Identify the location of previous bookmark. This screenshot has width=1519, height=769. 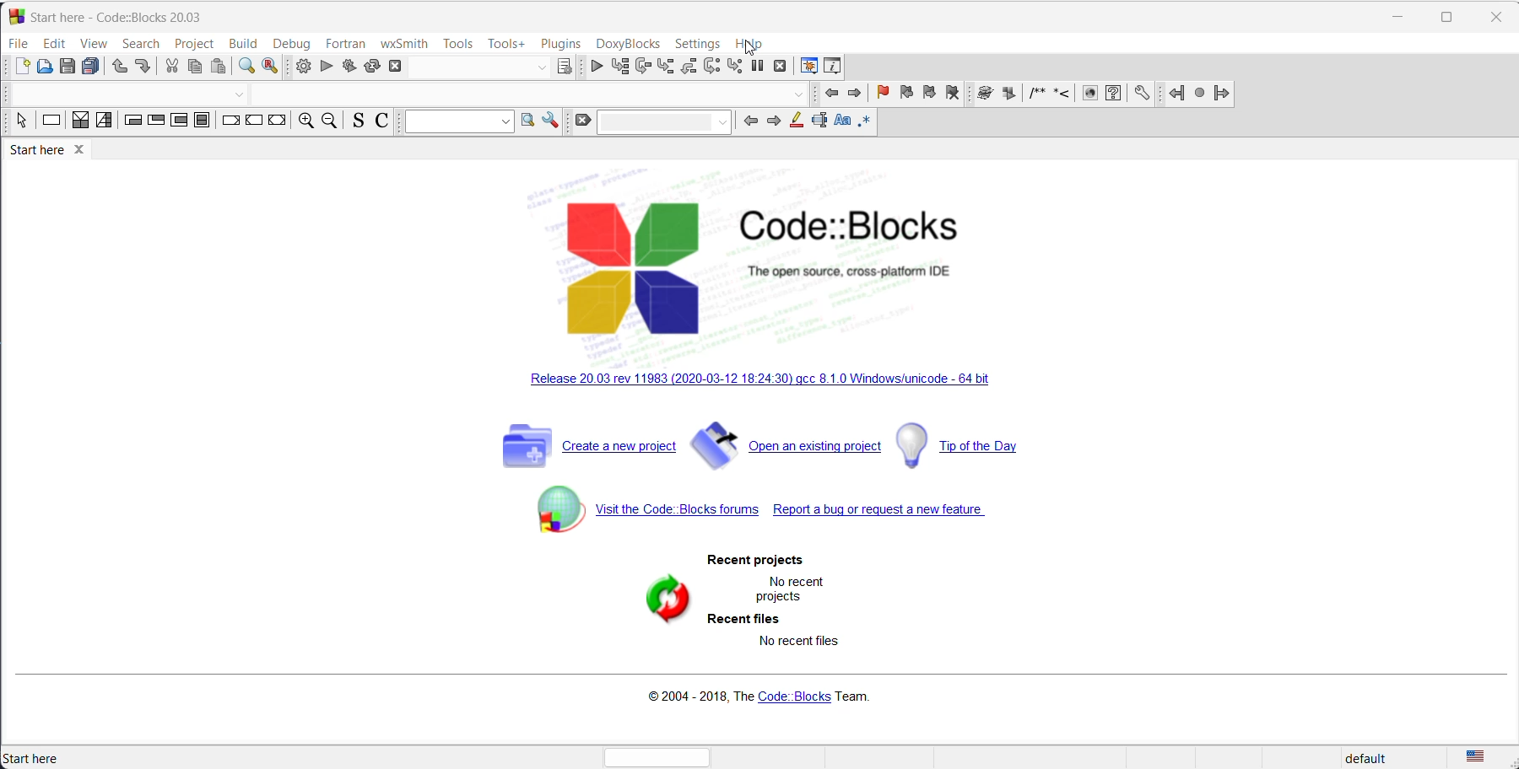
(906, 94).